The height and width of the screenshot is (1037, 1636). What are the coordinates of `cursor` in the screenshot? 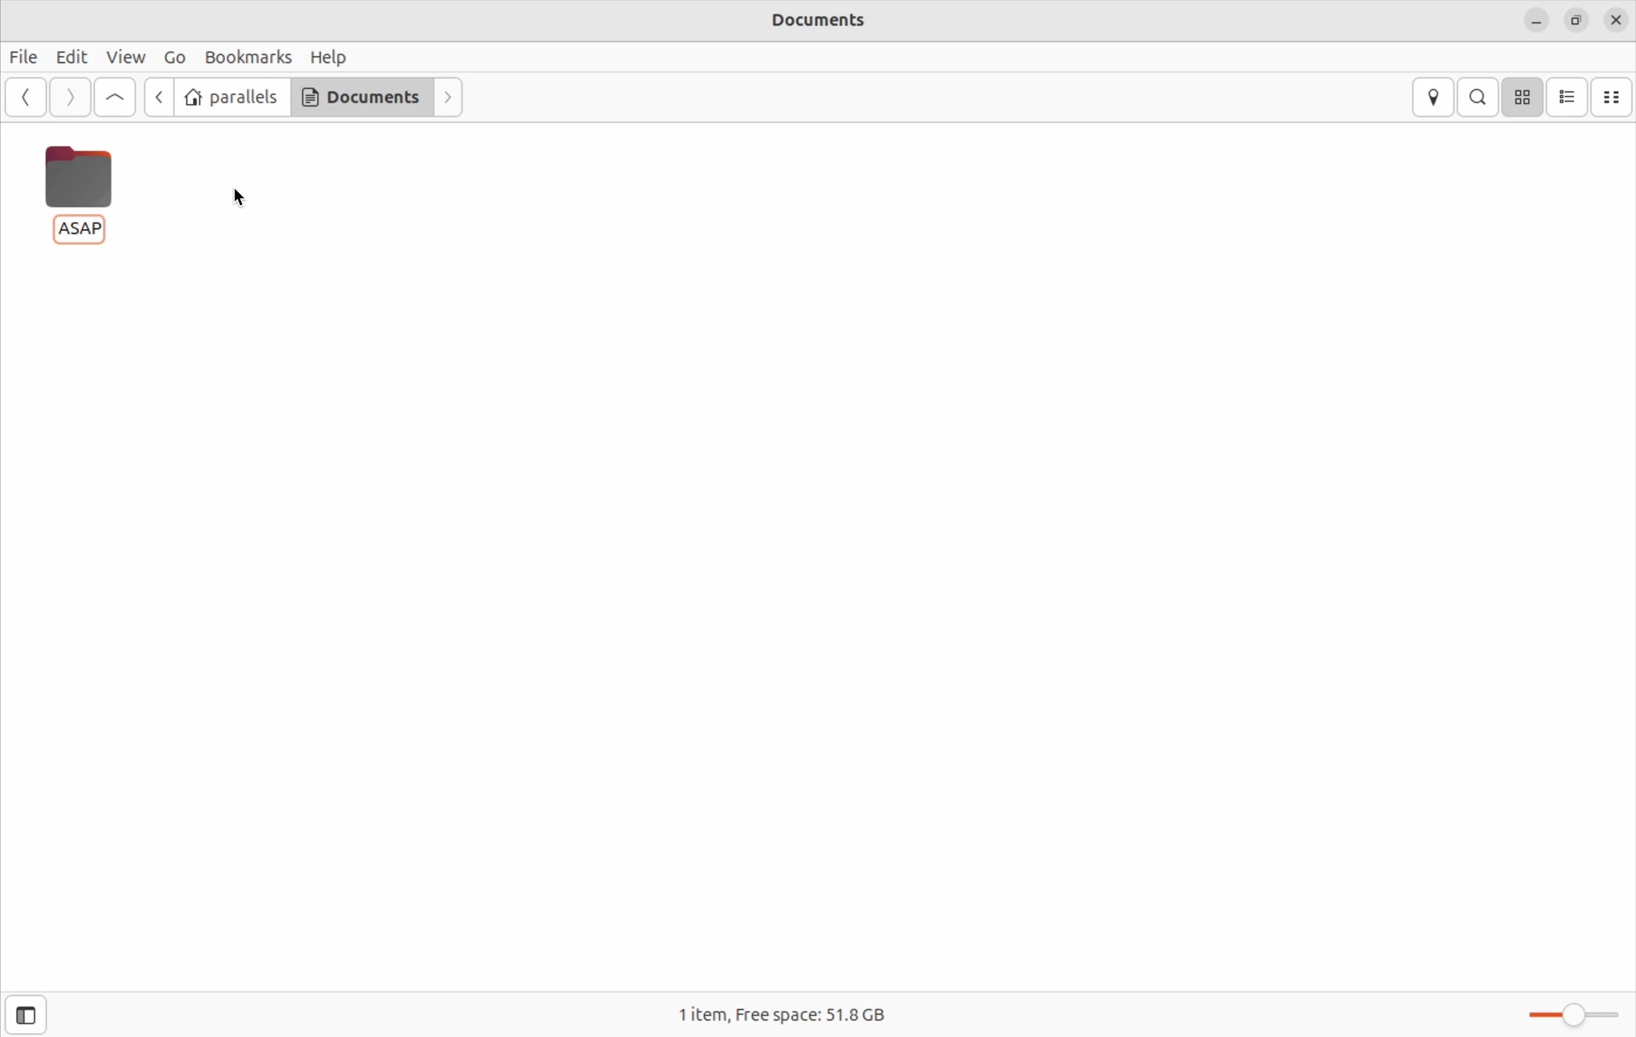 It's located at (240, 198).